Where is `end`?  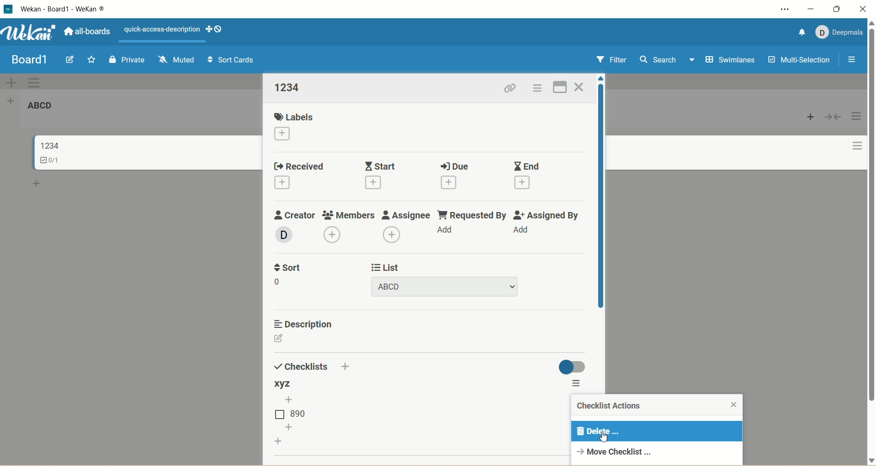 end is located at coordinates (530, 166).